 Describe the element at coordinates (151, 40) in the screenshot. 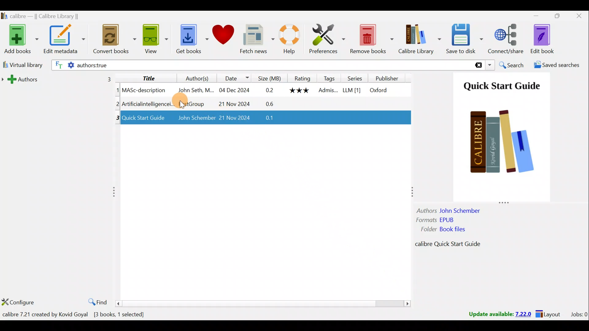

I see `View` at that location.